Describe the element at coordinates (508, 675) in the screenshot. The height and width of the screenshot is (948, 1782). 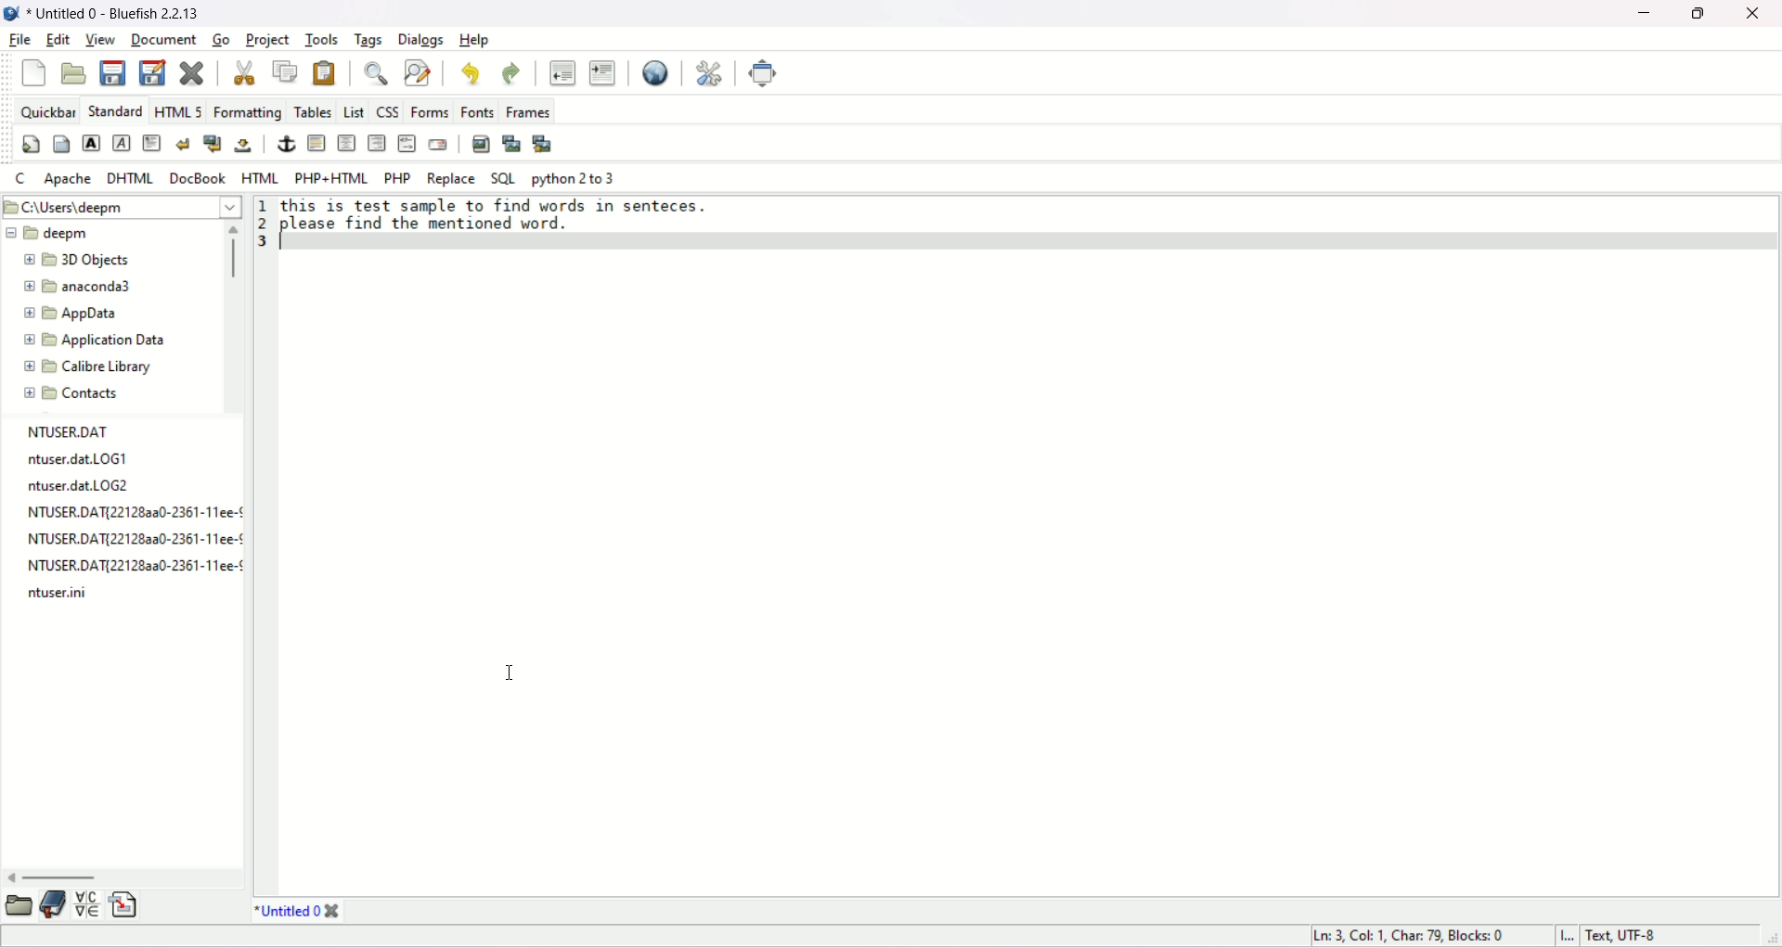
I see `cursor` at that location.